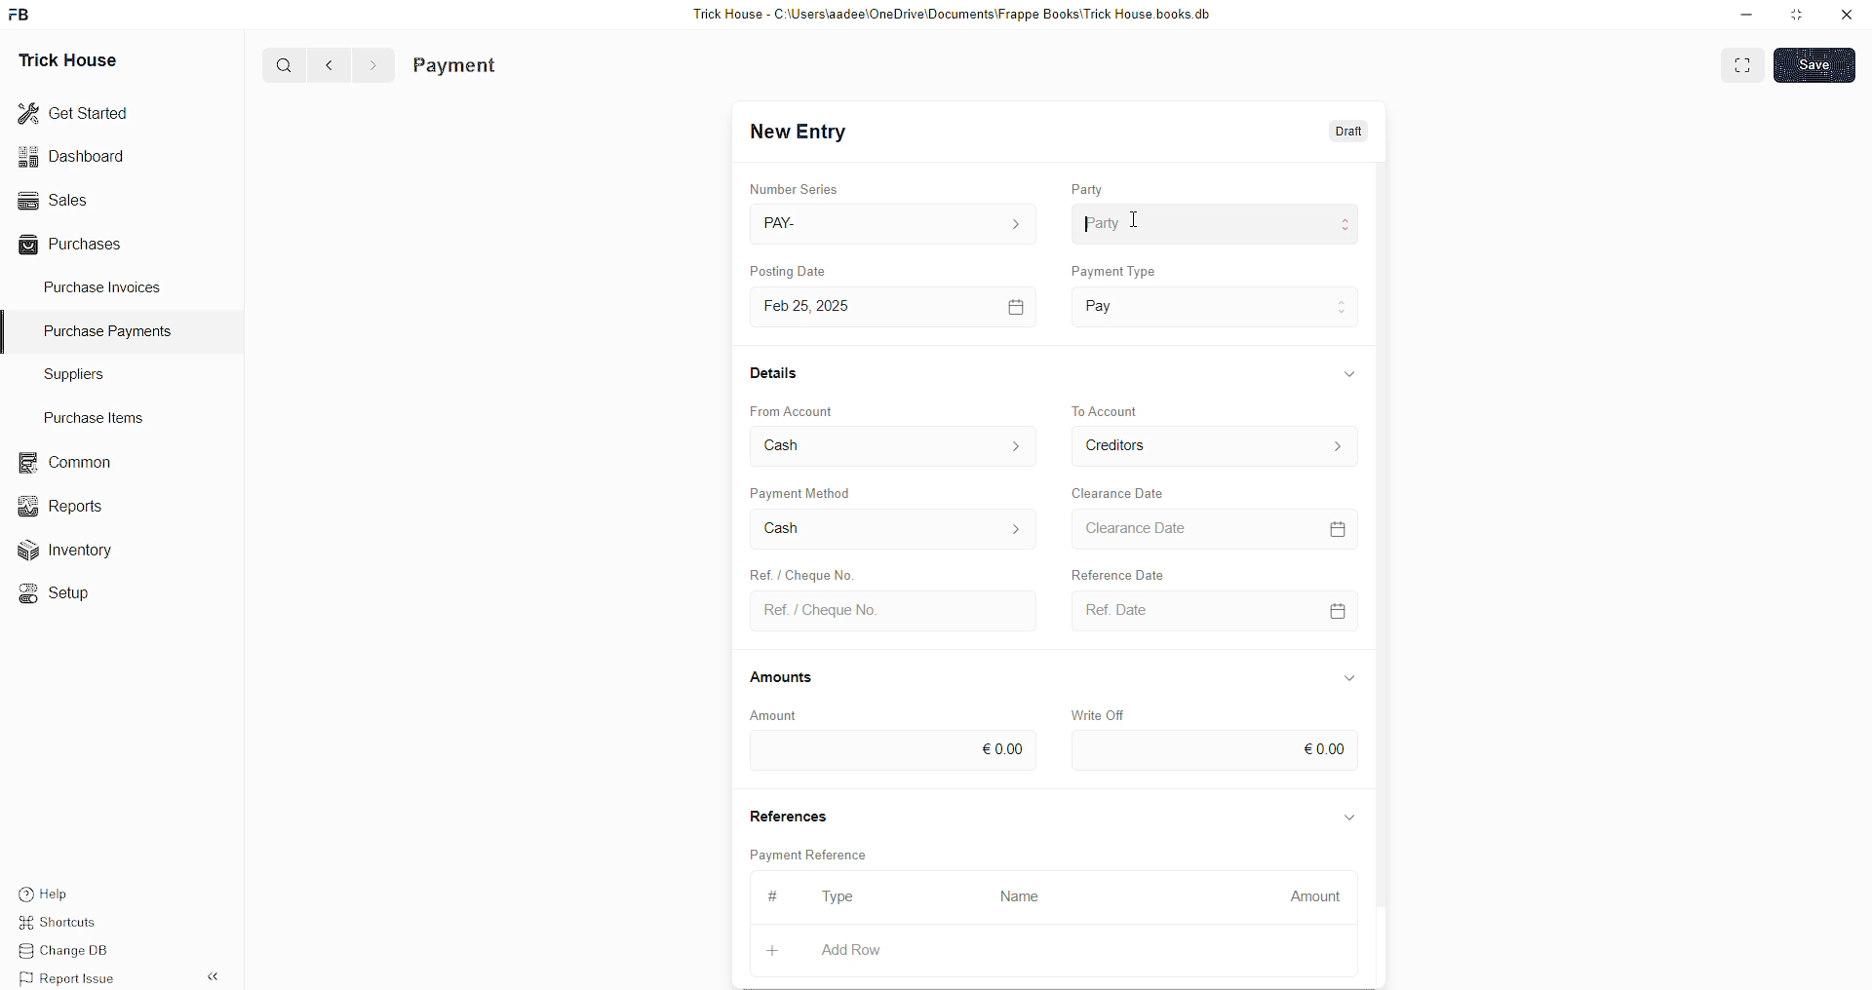 The width and height of the screenshot is (1872, 990). I want to click on +, so click(775, 947).